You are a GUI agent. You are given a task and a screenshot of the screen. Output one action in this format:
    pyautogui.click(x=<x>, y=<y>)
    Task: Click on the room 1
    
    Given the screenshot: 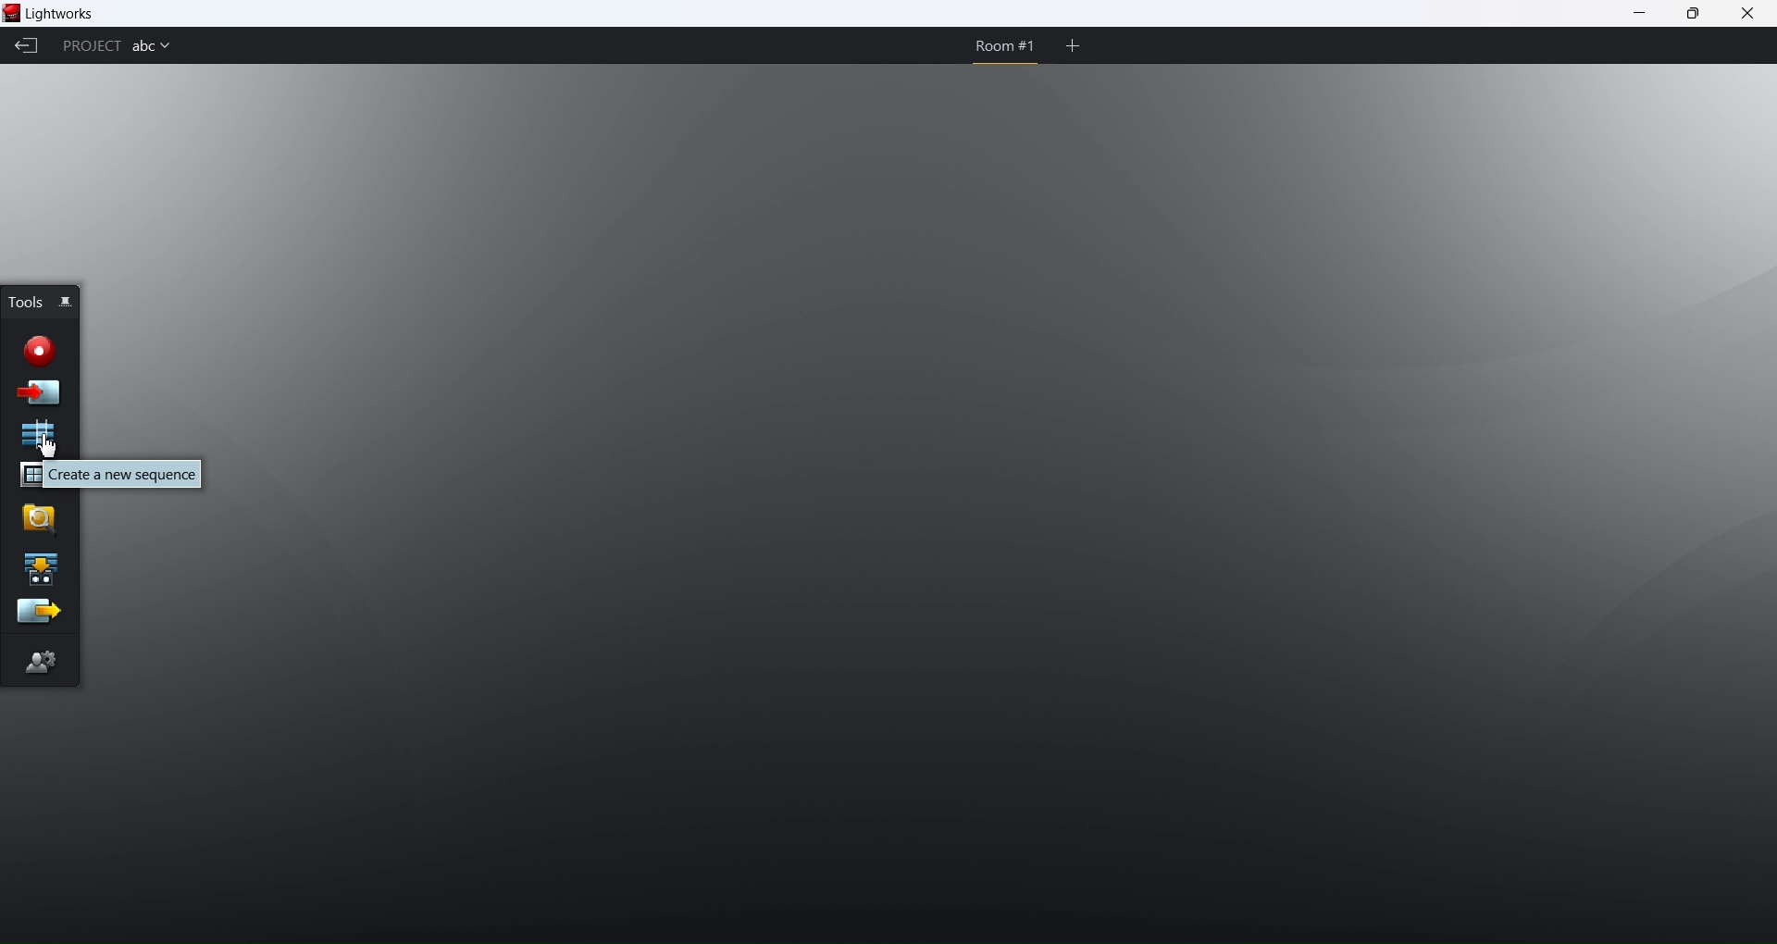 What is the action you would take?
    pyautogui.click(x=998, y=47)
    